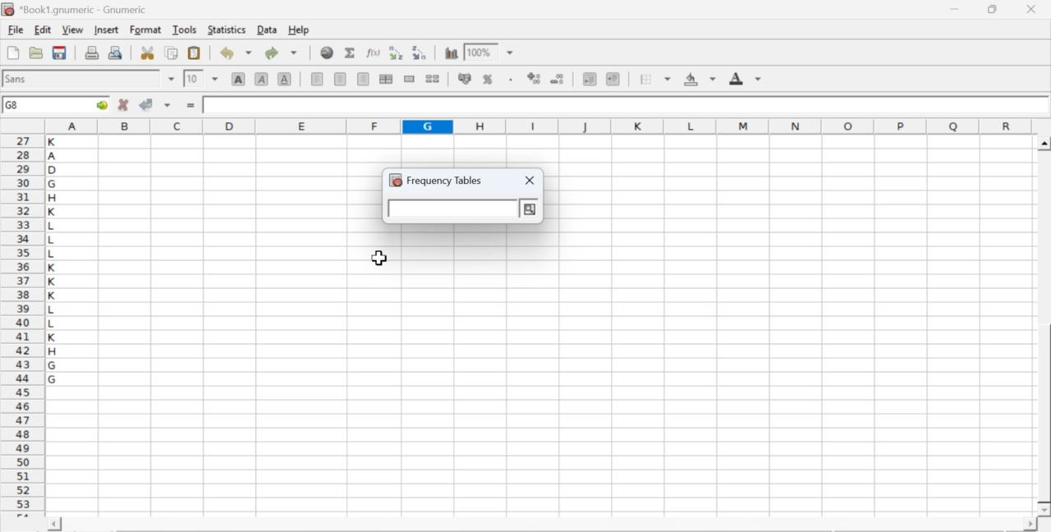 Image resolution: width=1051 pixels, height=532 pixels. What do you see at coordinates (1030, 9) in the screenshot?
I see `close` at bounding box center [1030, 9].